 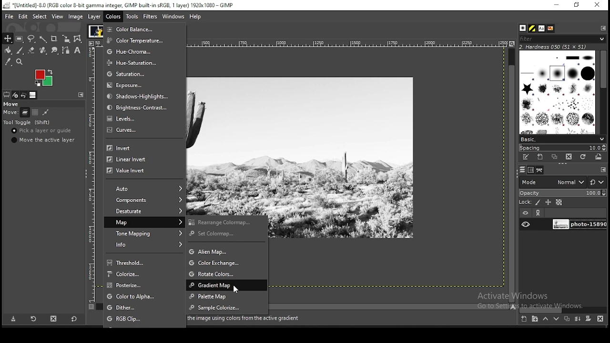 I want to click on layer, so click(x=578, y=225).